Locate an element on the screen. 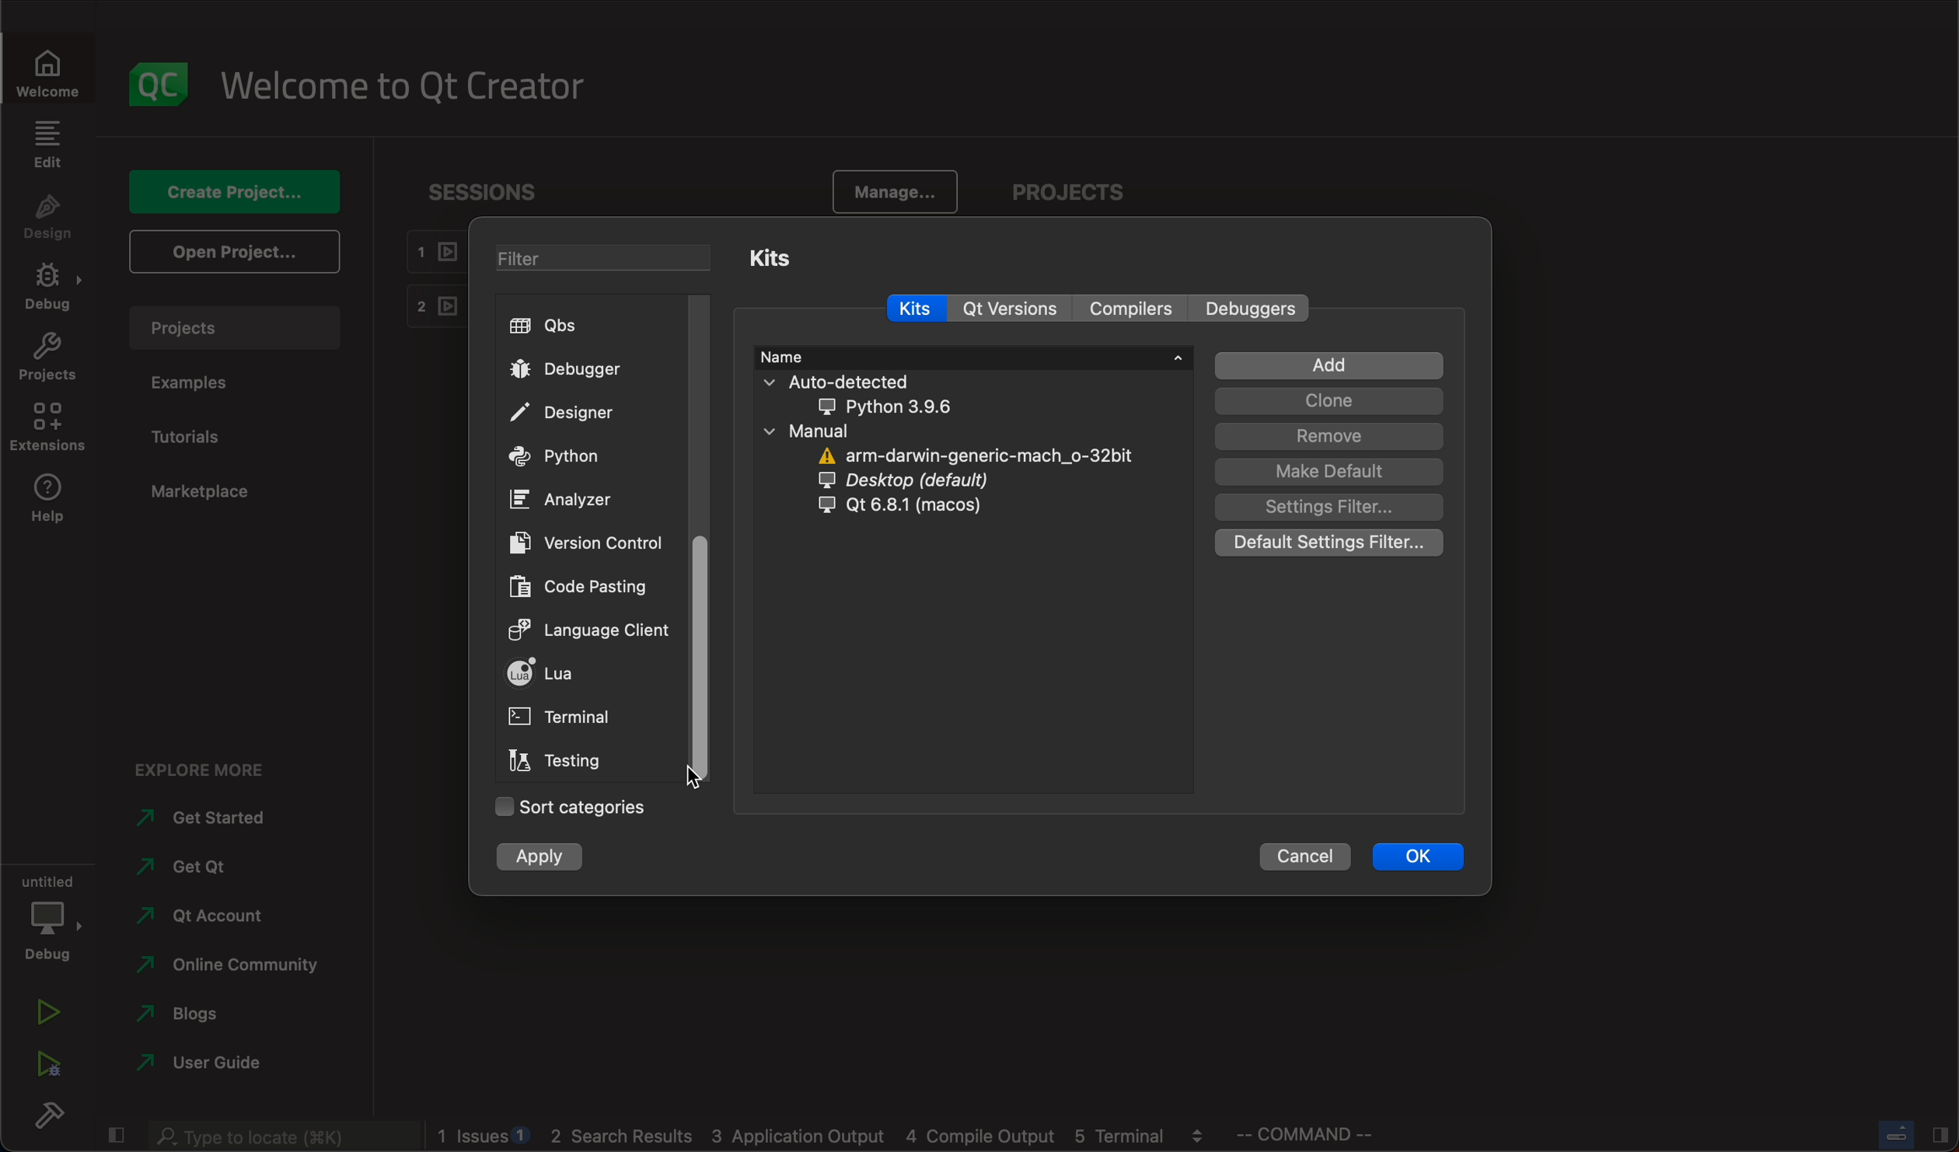 Image resolution: width=1959 pixels, height=1152 pixels. marketplace is located at coordinates (201, 494).